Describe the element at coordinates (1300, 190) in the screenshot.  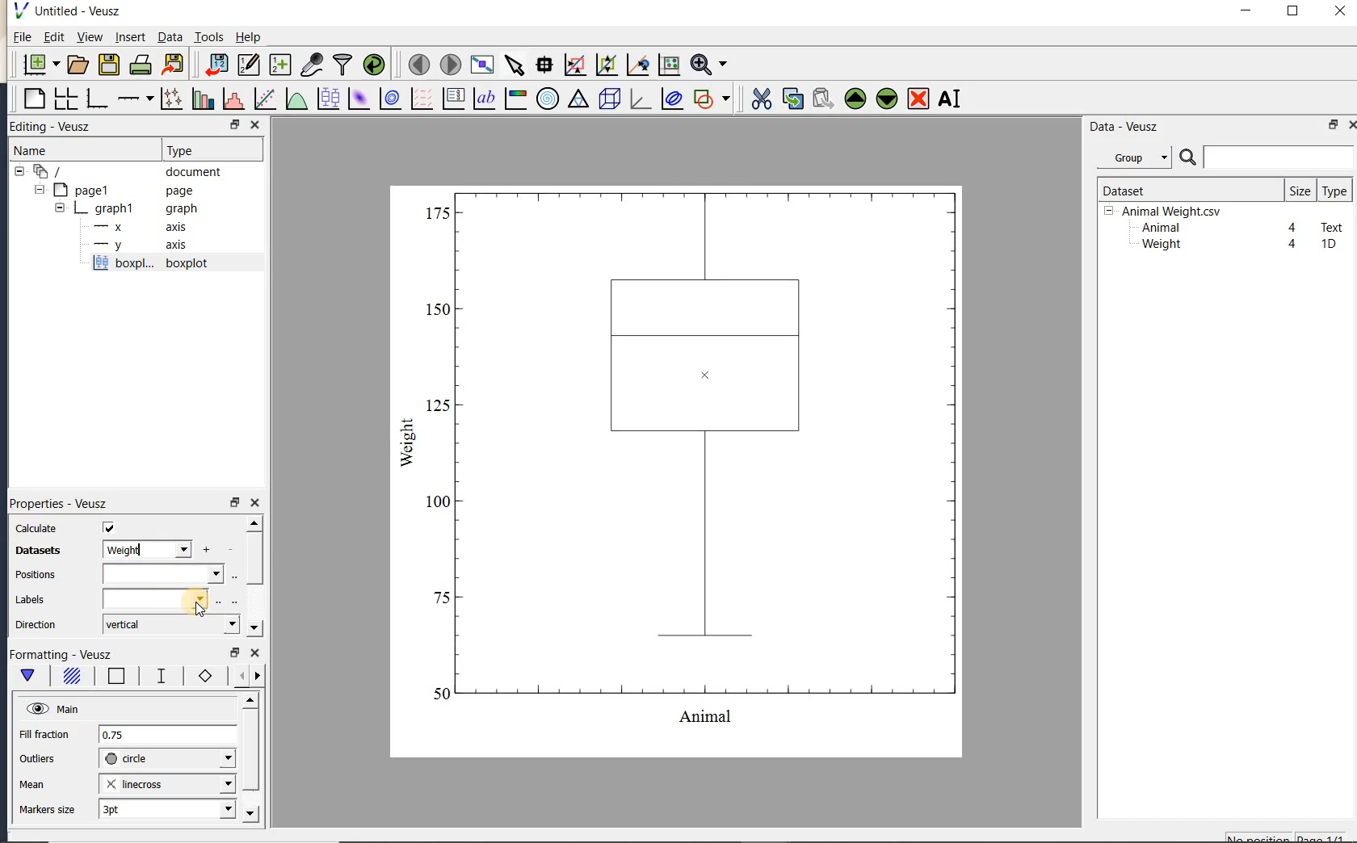
I see `size` at that location.